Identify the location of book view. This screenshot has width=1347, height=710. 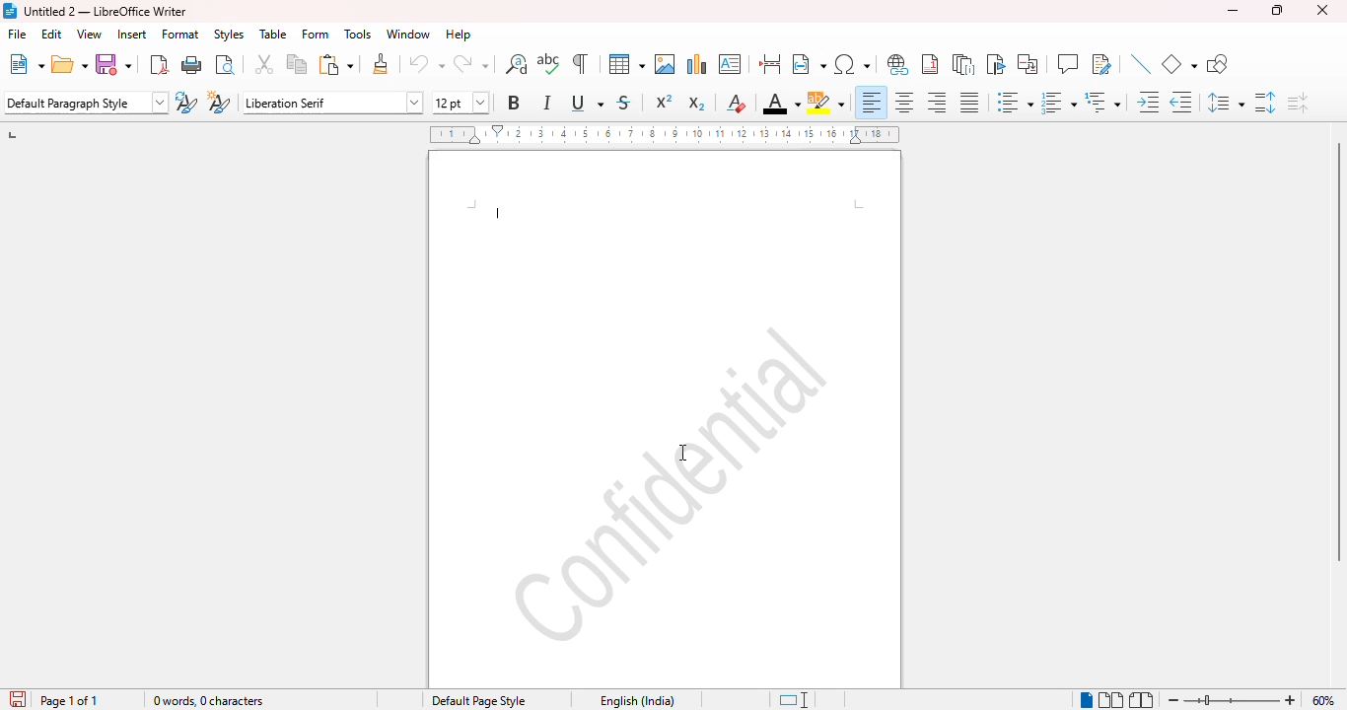
(1141, 700).